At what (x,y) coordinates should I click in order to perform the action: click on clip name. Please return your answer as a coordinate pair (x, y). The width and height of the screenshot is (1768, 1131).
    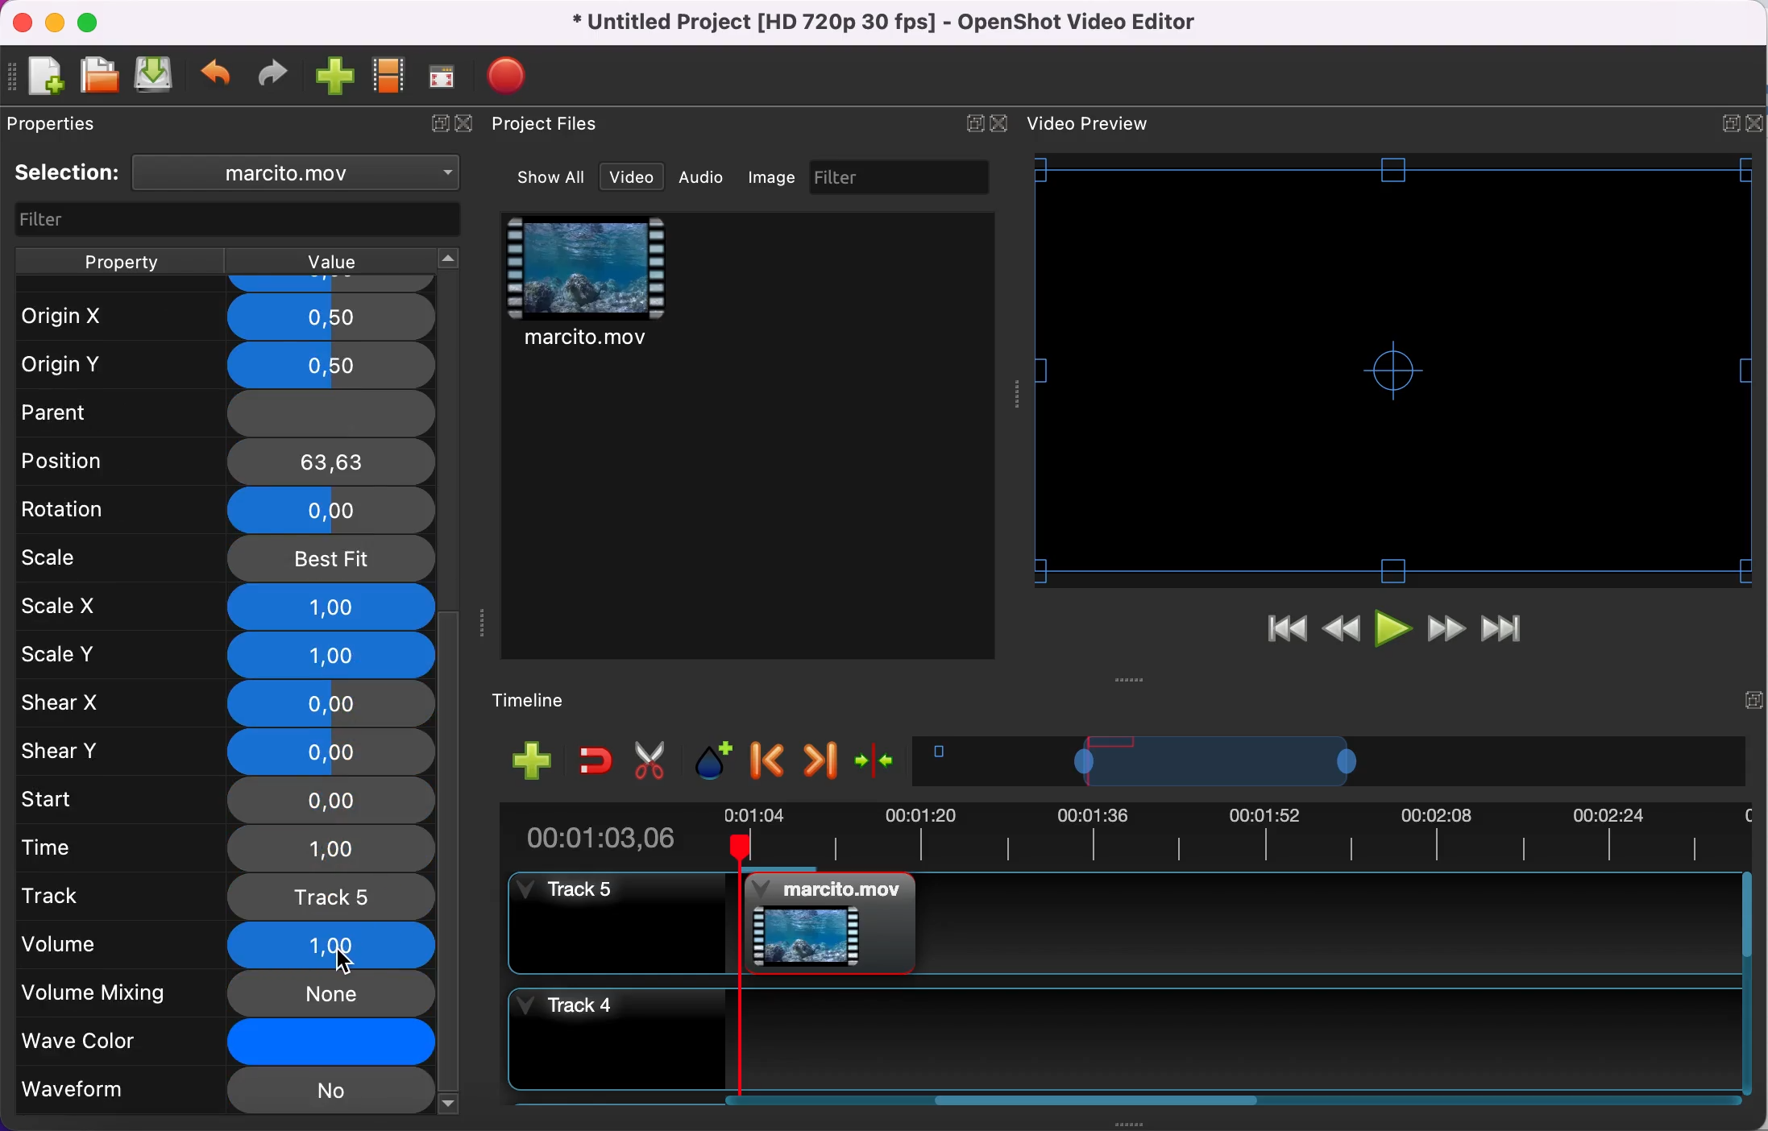
    Looking at the image, I should click on (305, 172).